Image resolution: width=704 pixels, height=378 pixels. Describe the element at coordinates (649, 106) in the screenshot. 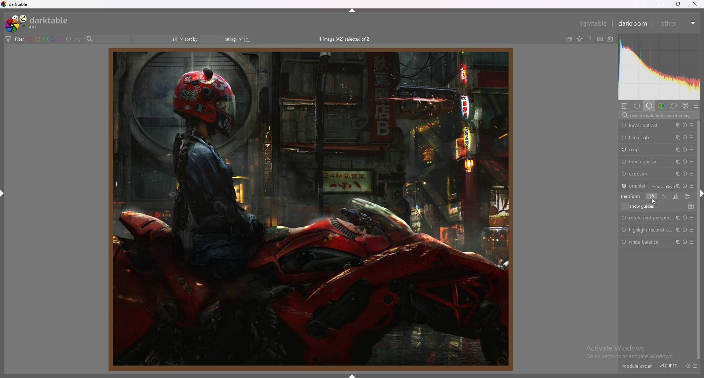

I see `base` at that location.